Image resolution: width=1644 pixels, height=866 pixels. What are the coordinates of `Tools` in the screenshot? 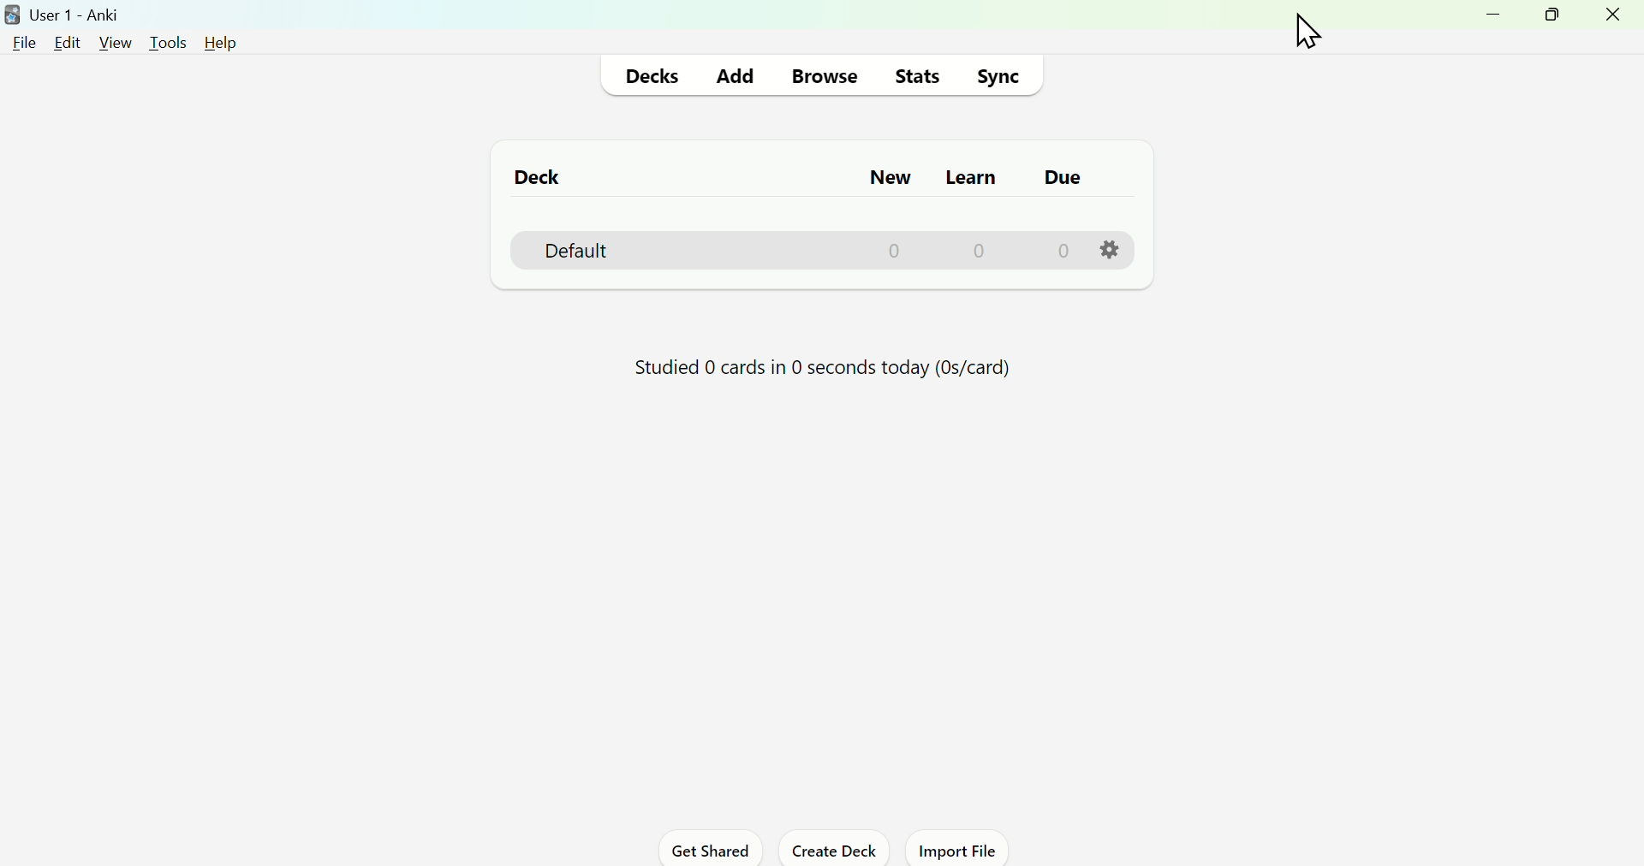 It's located at (168, 44).